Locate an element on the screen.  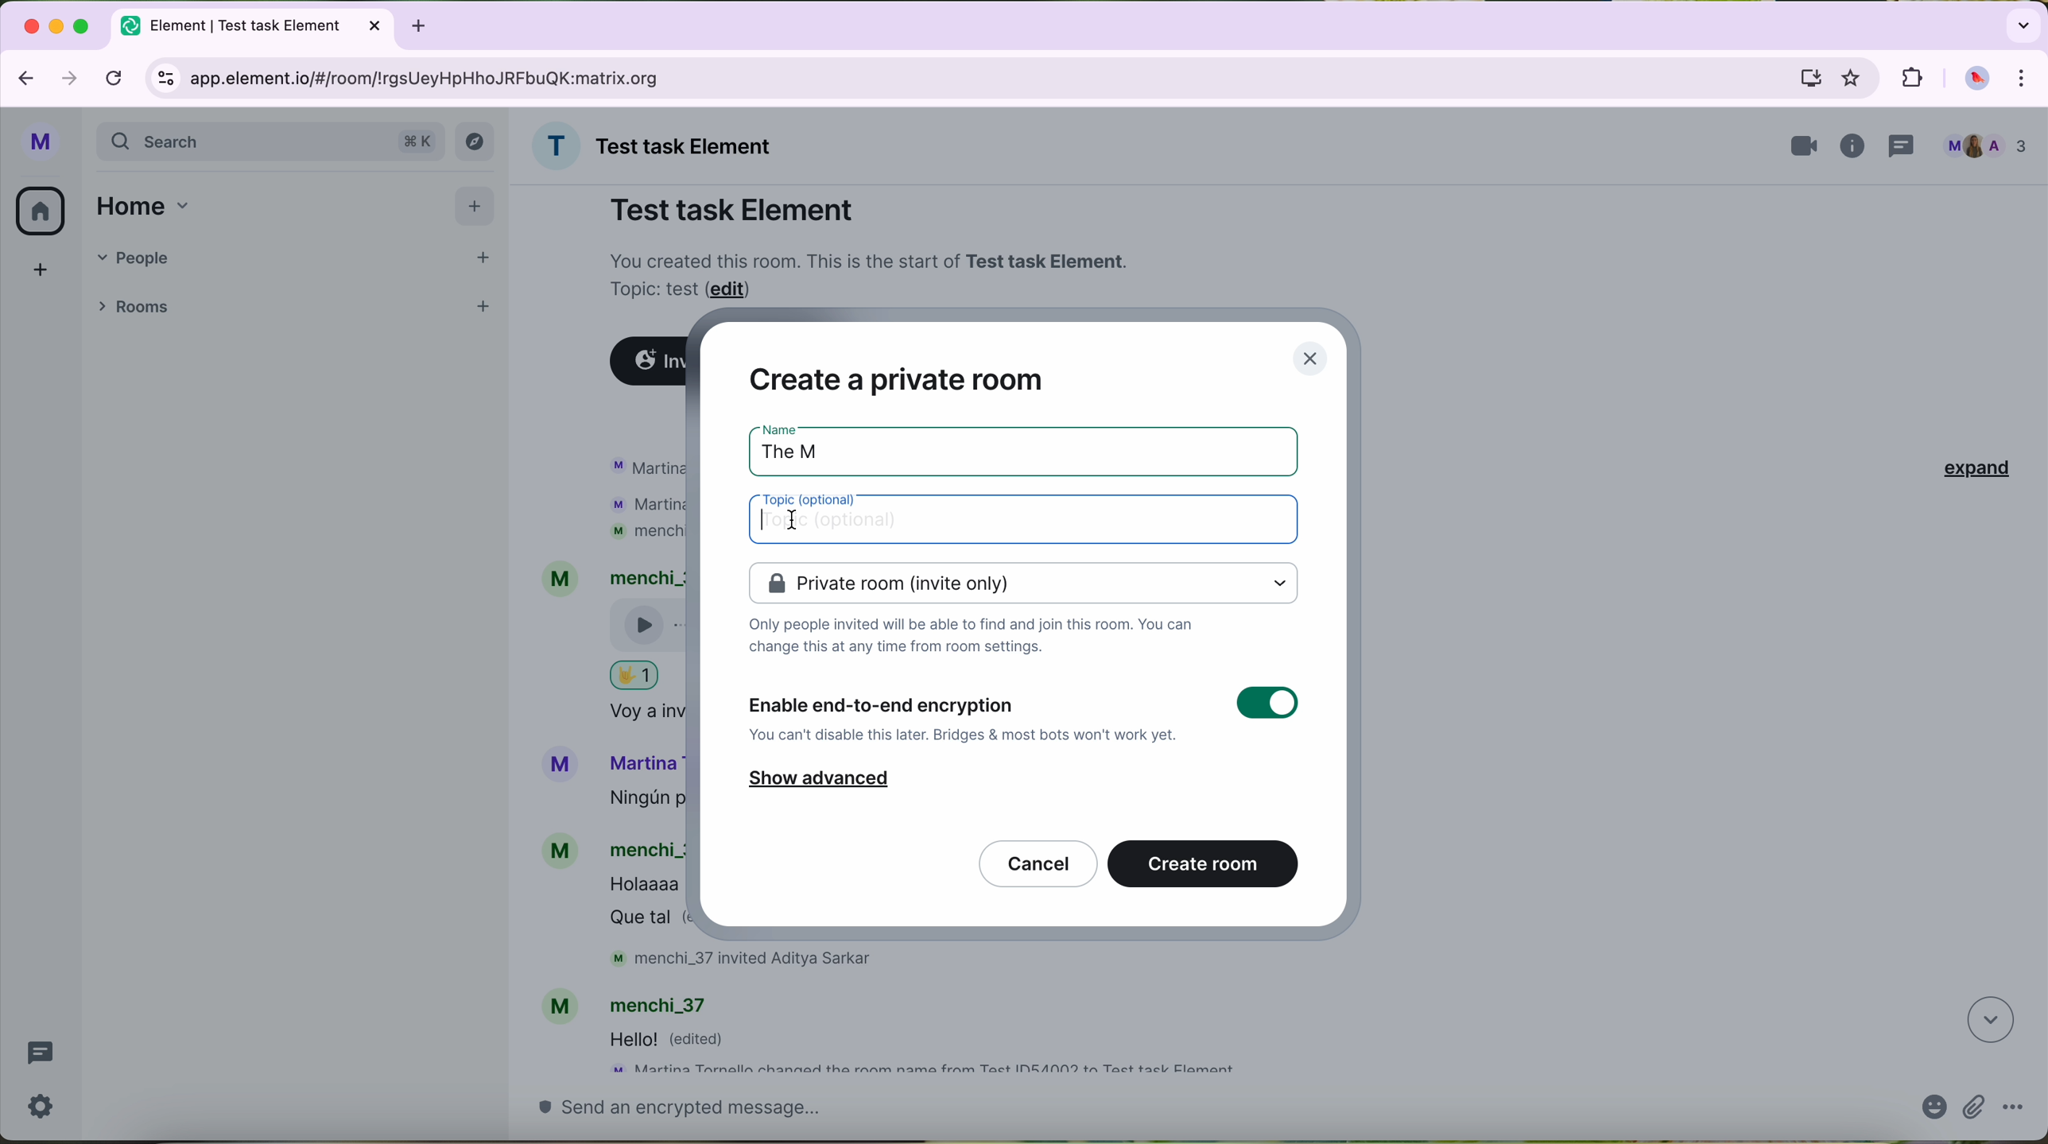
maximize is located at coordinates (83, 25).